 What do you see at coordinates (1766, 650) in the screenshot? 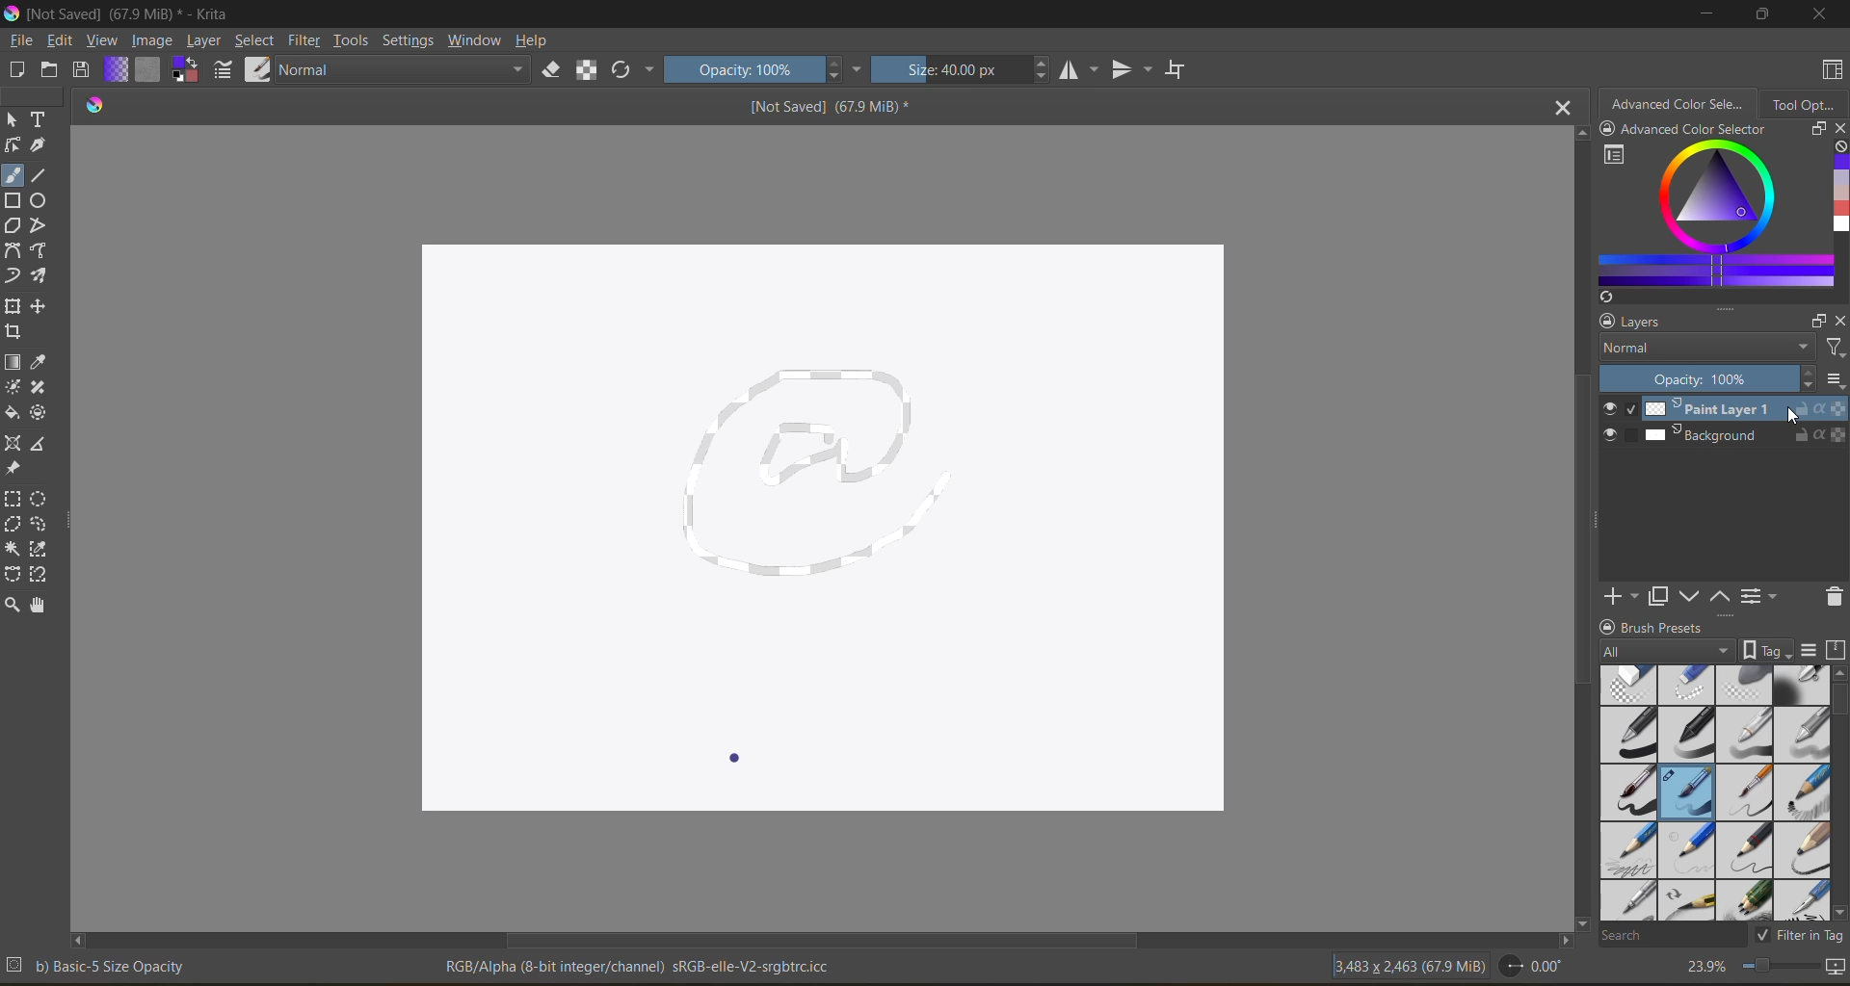
I see `show tag box` at bounding box center [1766, 650].